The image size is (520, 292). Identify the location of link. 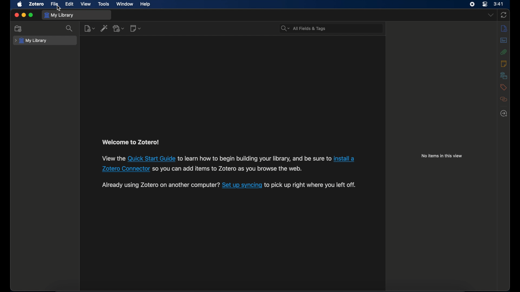
(151, 158).